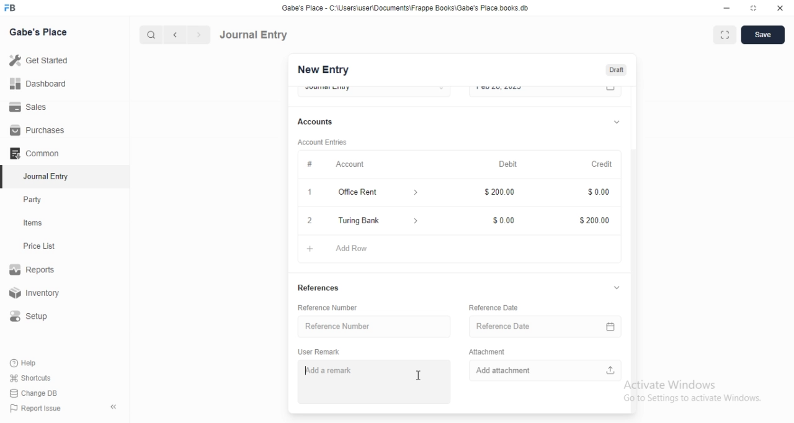 The height and width of the screenshot is (423, 794). Describe the element at coordinates (455, 250) in the screenshot. I see `+ AddRow` at that location.